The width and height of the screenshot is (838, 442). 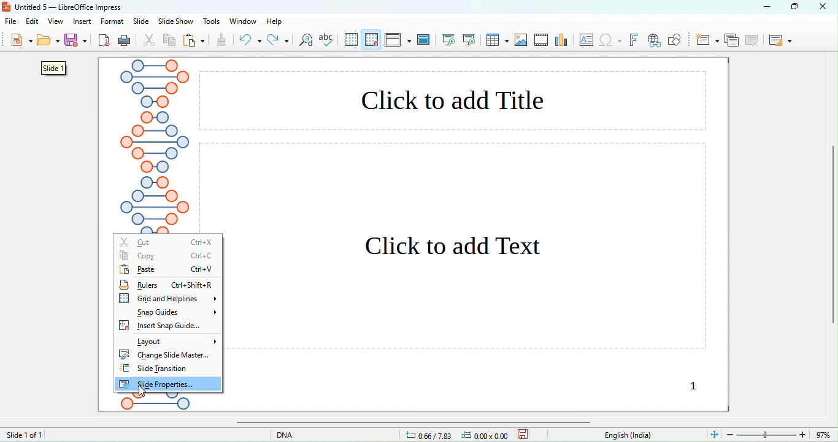 What do you see at coordinates (521, 40) in the screenshot?
I see `chart` at bounding box center [521, 40].